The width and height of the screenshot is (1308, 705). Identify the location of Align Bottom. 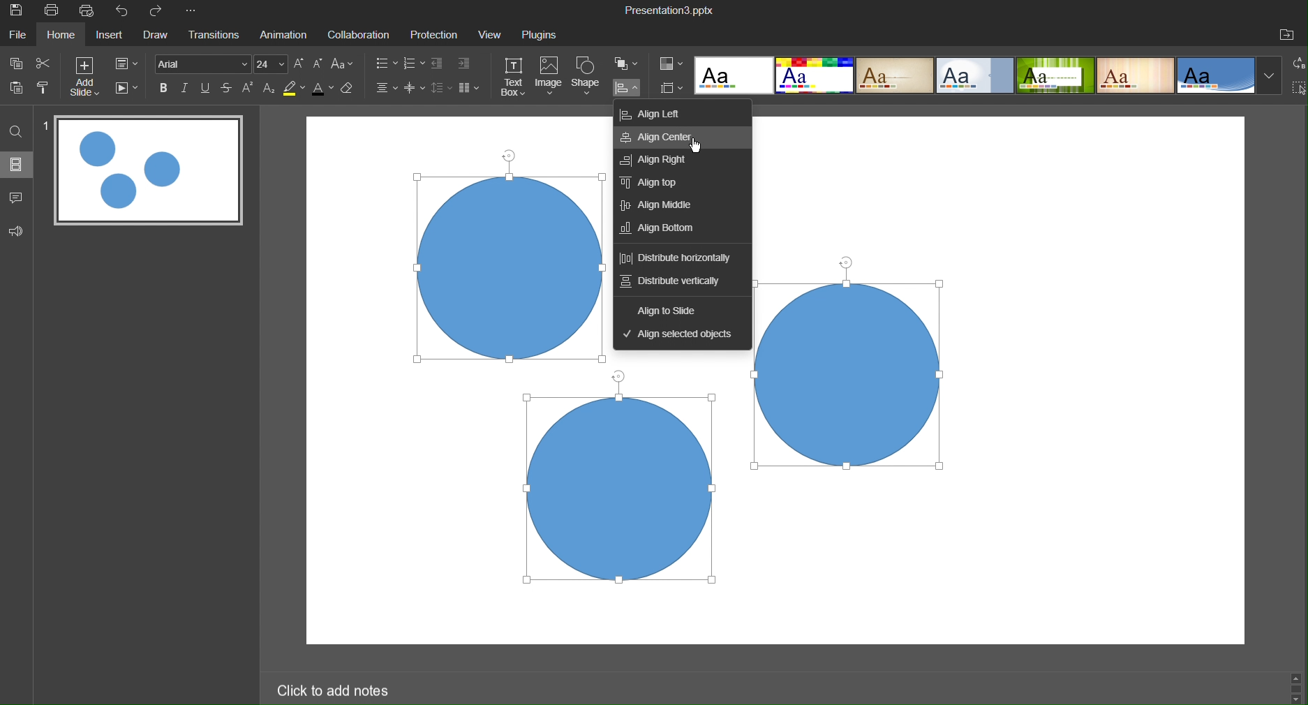
(657, 228).